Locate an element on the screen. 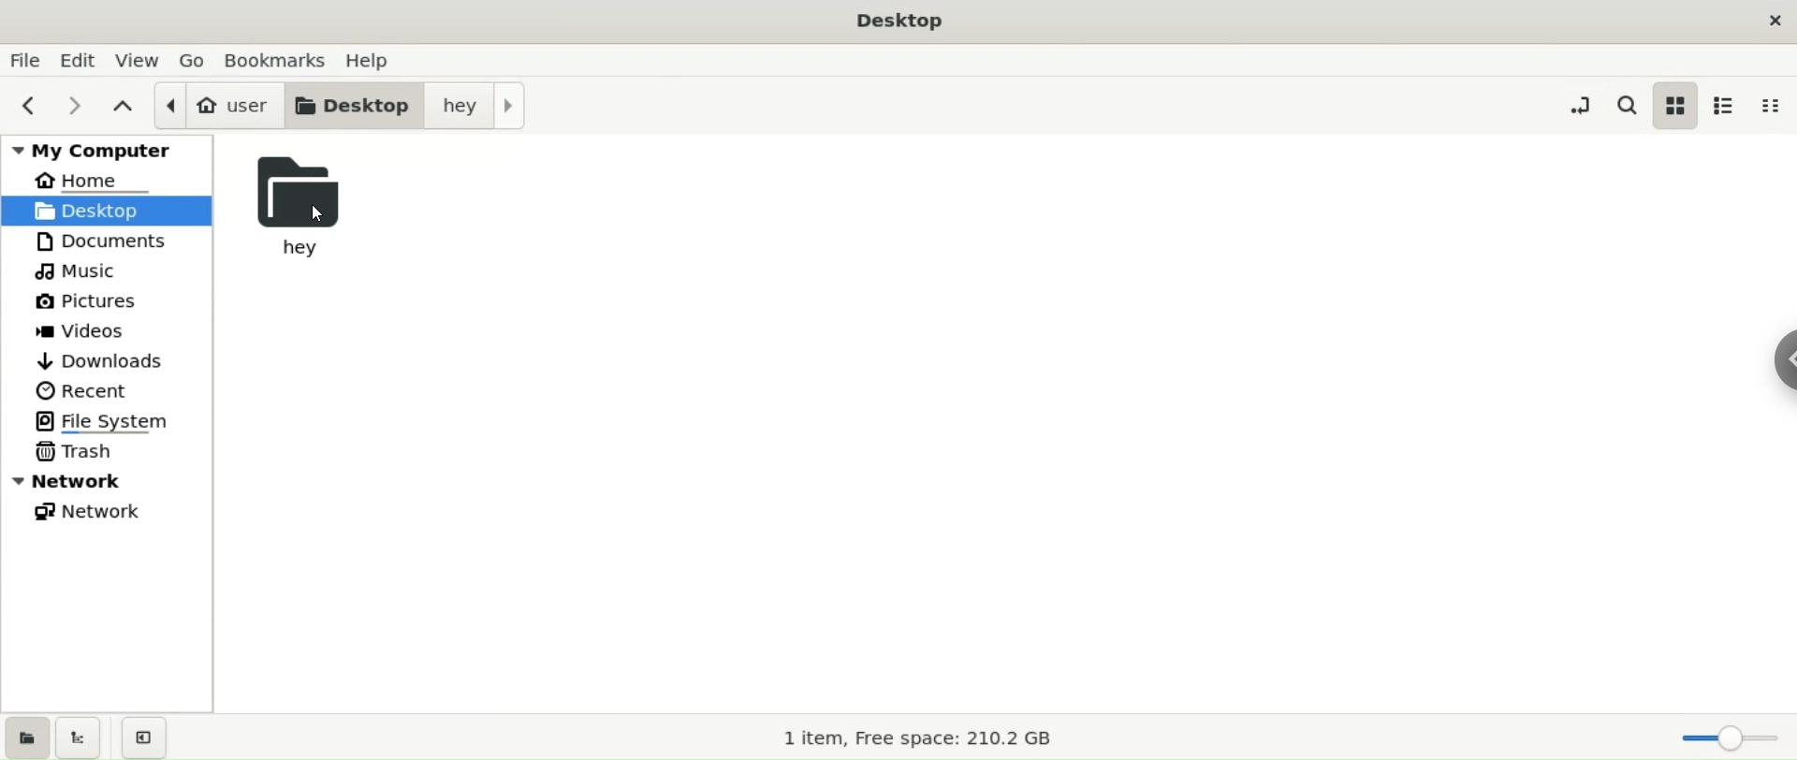 The image size is (1797, 760). Desktop is located at coordinates (896, 20).